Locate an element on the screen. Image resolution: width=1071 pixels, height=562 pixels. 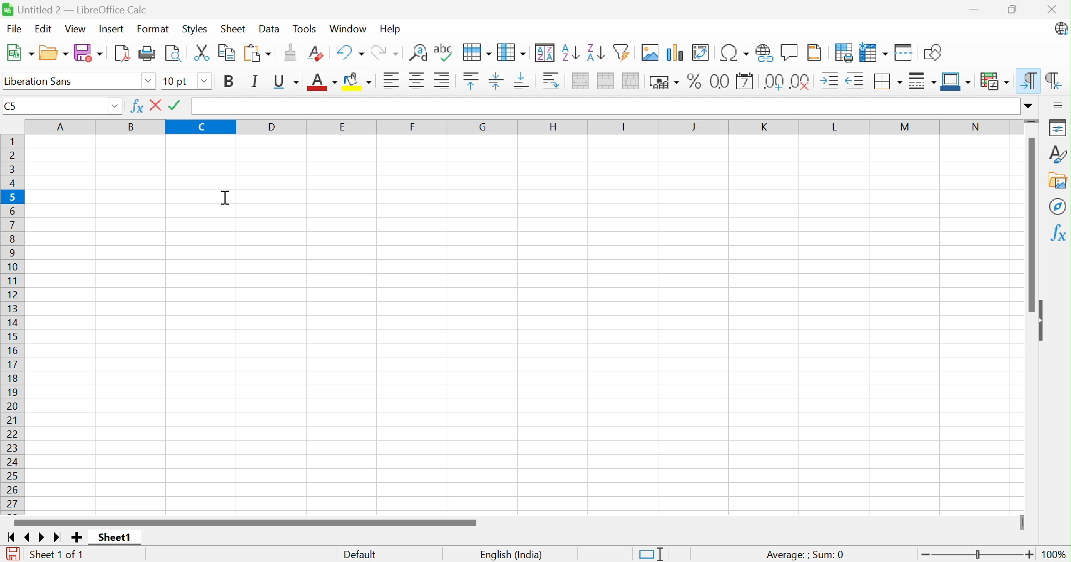
Clone formatting is located at coordinates (289, 52).